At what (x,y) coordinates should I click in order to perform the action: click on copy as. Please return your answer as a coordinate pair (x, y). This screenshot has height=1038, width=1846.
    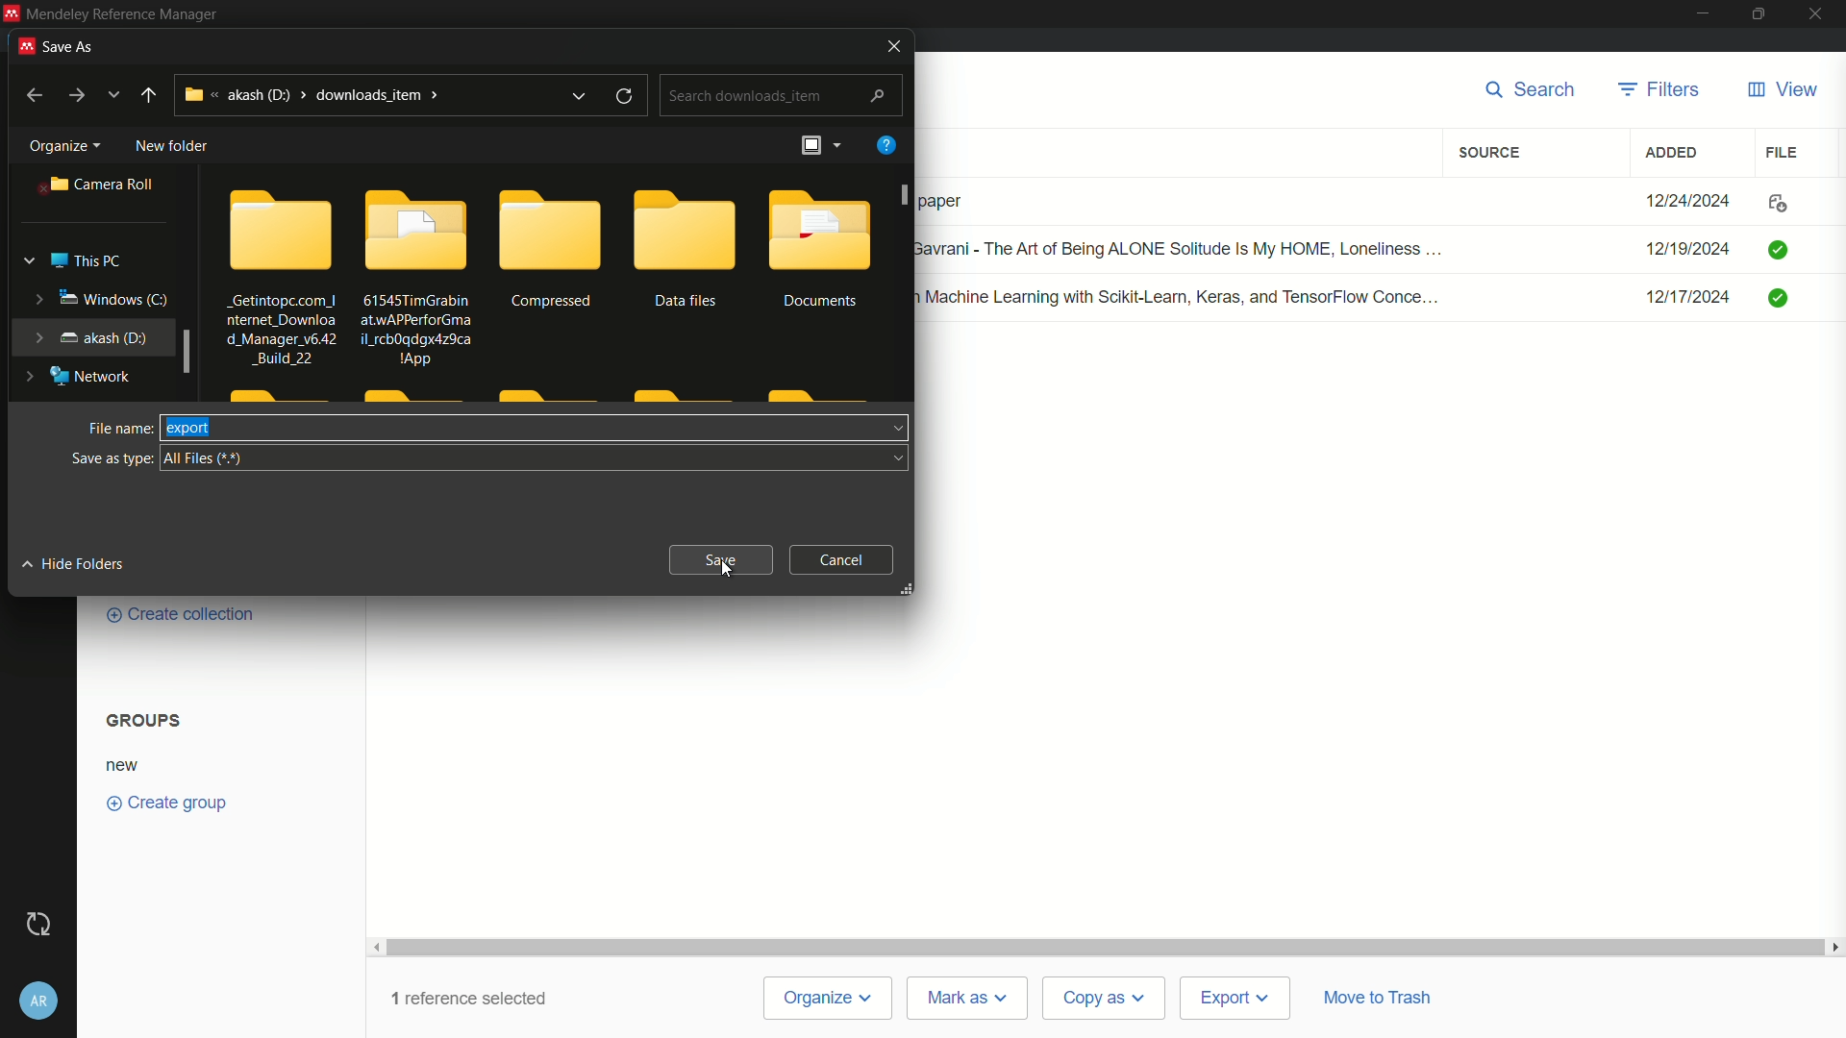
    Looking at the image, I should click on (1104, 1000).